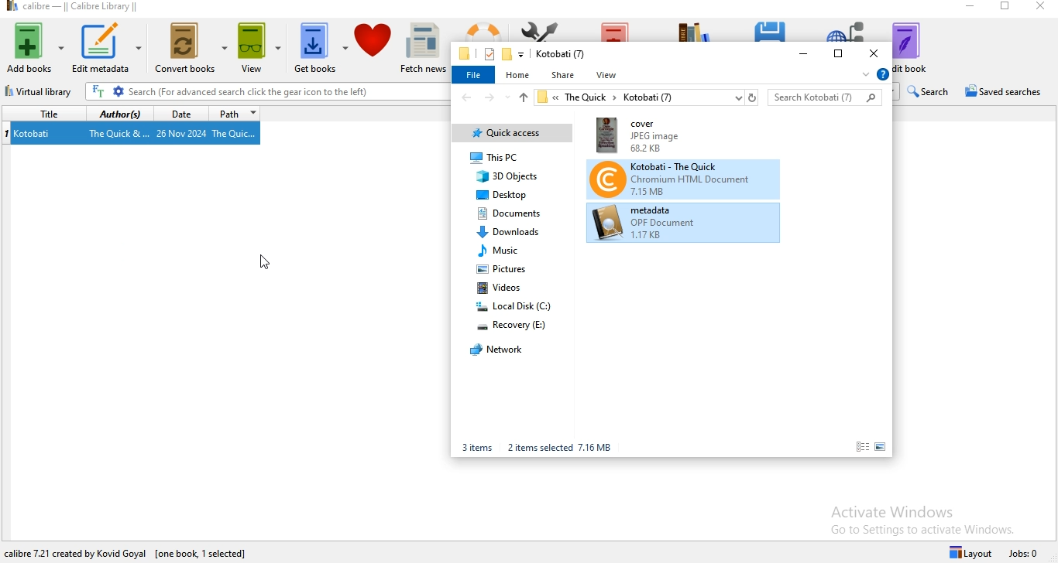  What do you see at coordinates (503, 159) in the screenshot?
I see `This PC` at bounding box center [503, 159].